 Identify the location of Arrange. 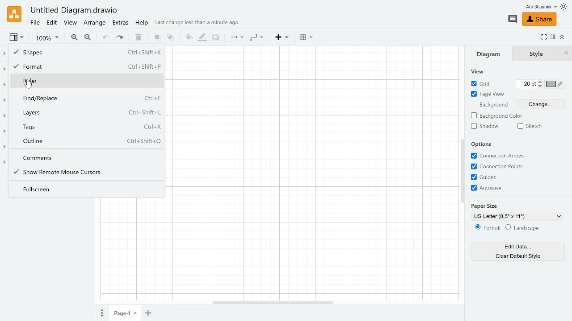
(95, 24).